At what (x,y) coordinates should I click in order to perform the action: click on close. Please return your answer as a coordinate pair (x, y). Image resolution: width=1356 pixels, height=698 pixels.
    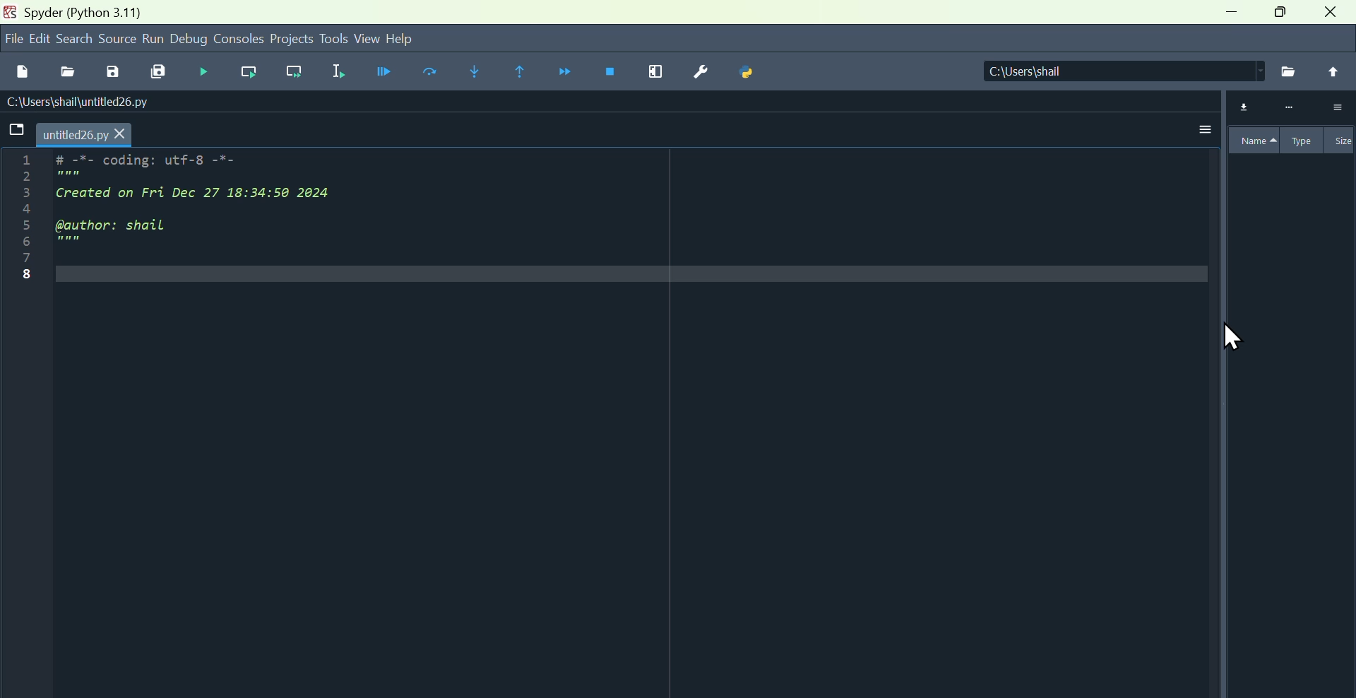
    Looking at the image, I should click on (1333, 16).